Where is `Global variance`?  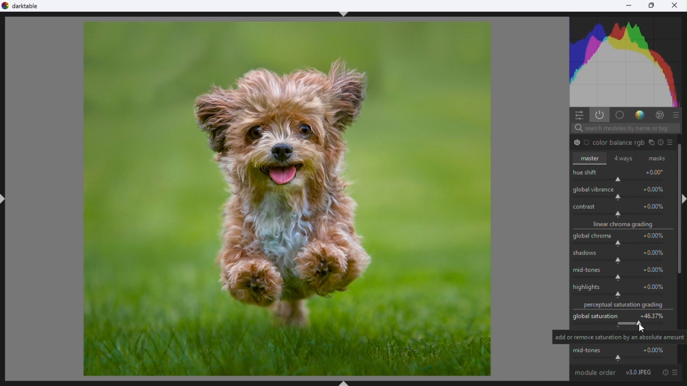 Global variance is located at coordinates (622, 193).